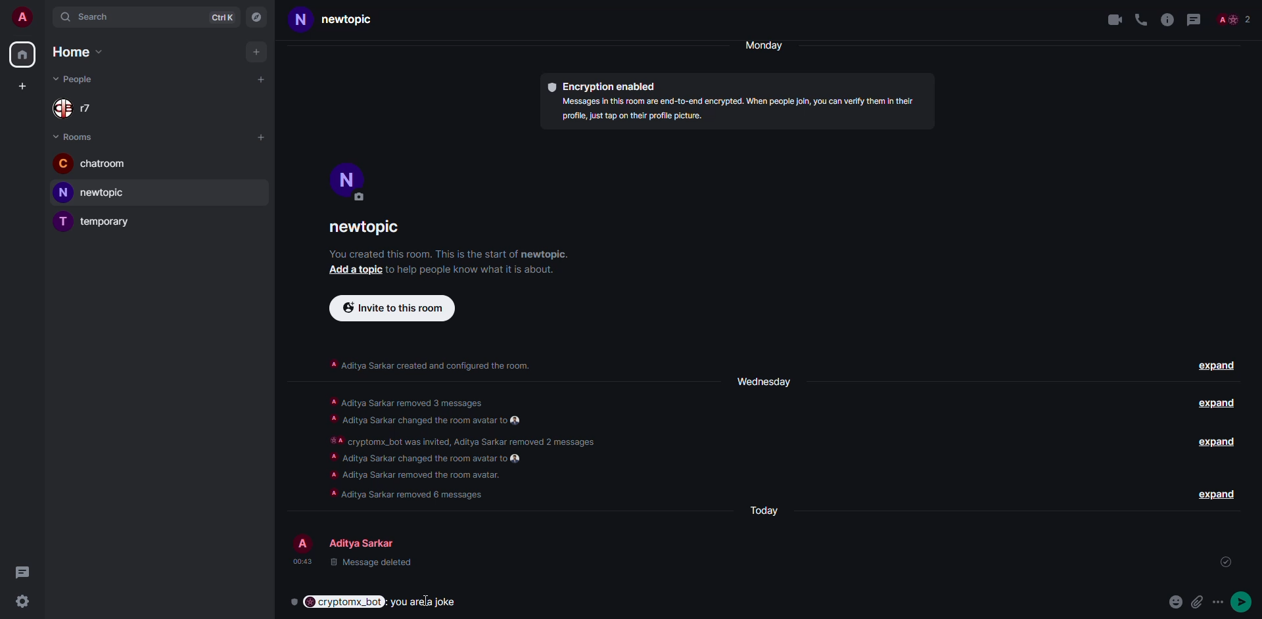 This screenshot has width=1262, height=619. Describe the element at coordinates (1138, 18) in the screenshot. I see `voice` at that location.